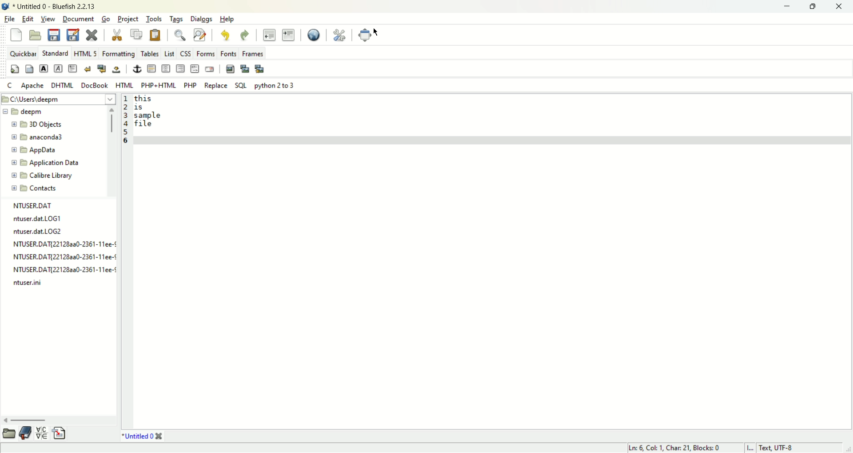 This screenshot has width=853, height=453. What do you see at coordinates (64, 243) in the screenshot?
I see `NTUSER.DAT[22128aa0-2361-11ee-!` at bounding box center [64, 243].